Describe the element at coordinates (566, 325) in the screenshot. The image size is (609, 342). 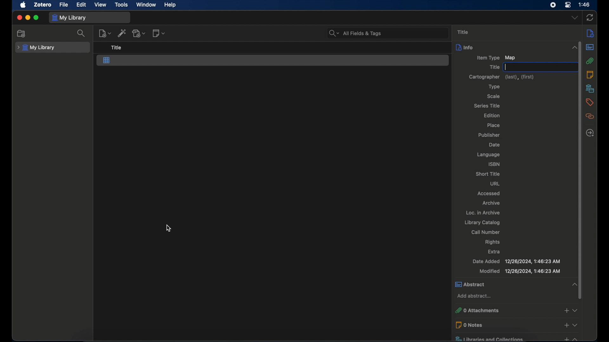
I see `add` at that location.